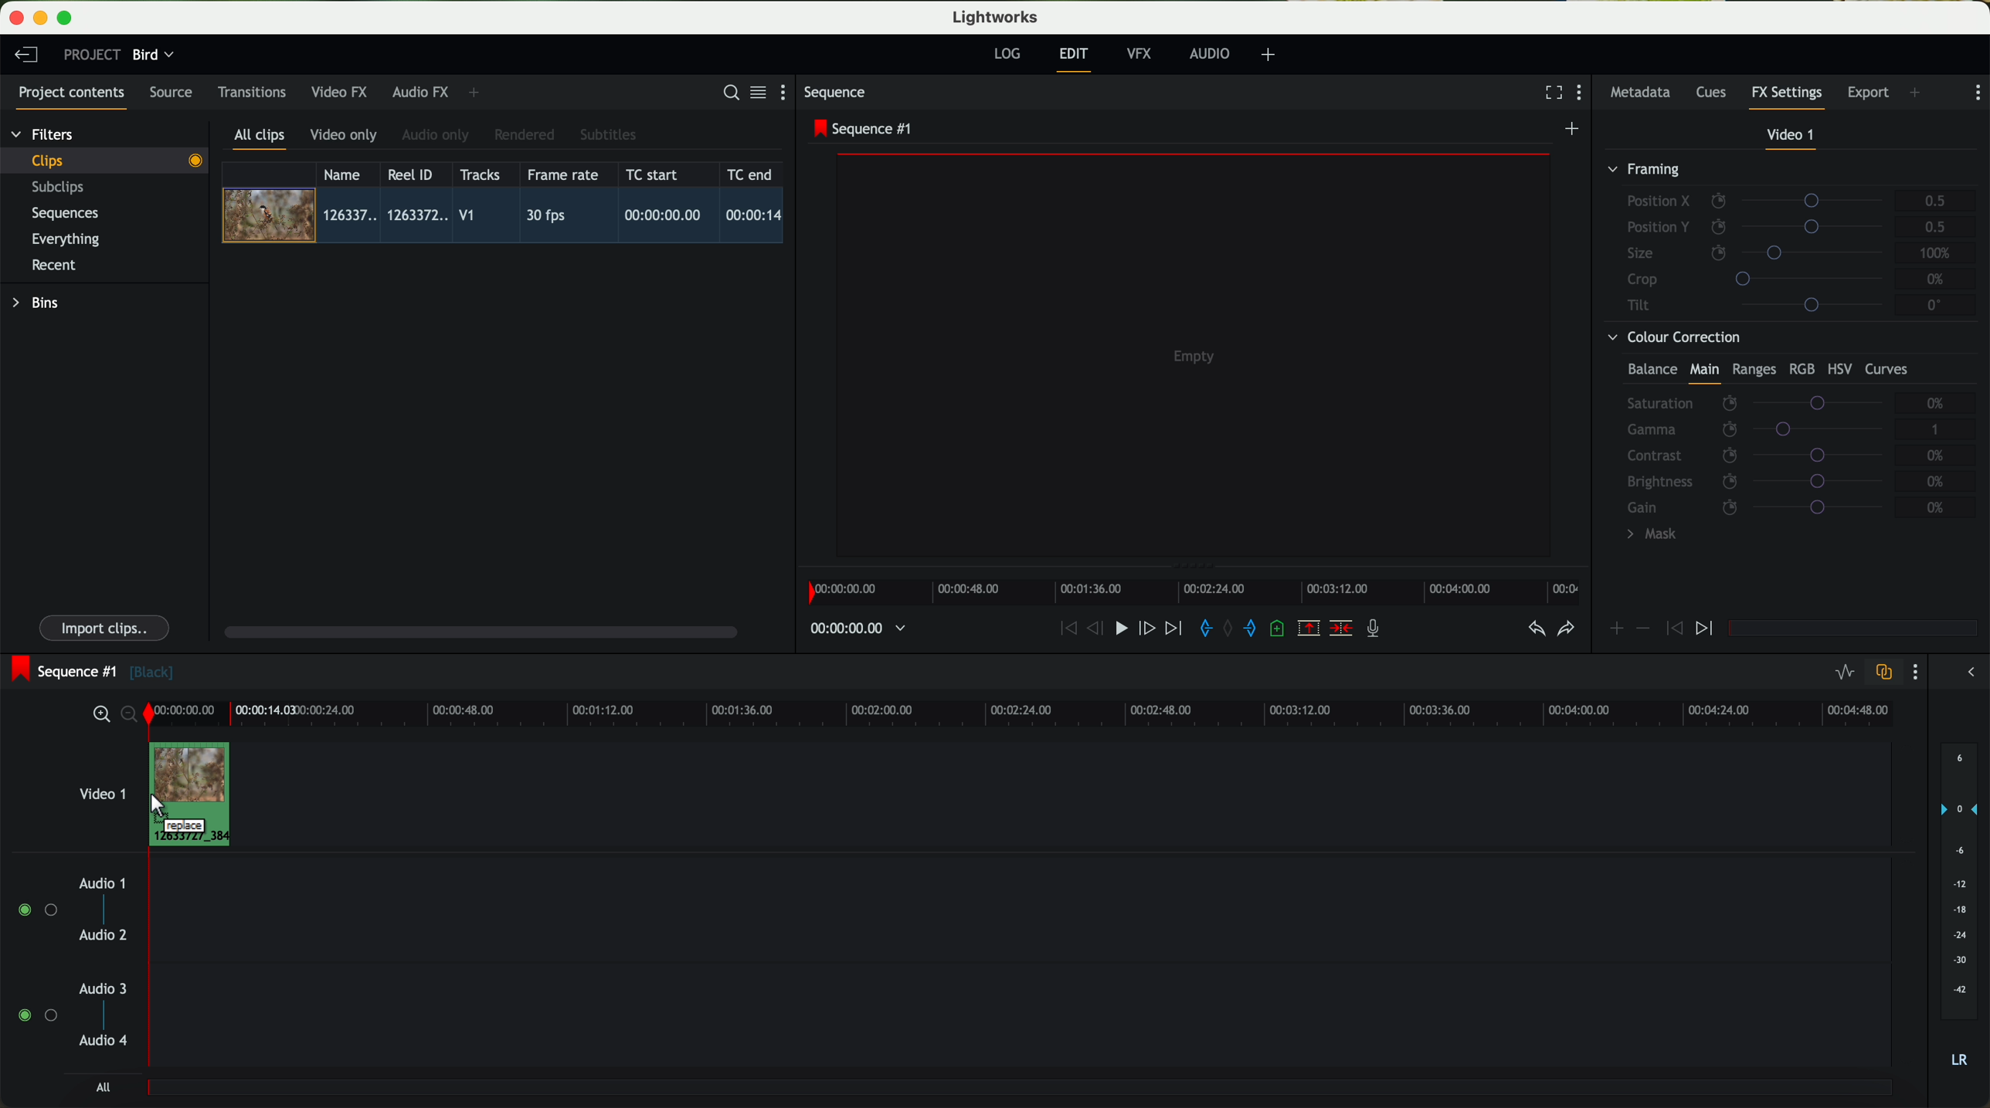  I want to click on 0%, so click(1936, 403).